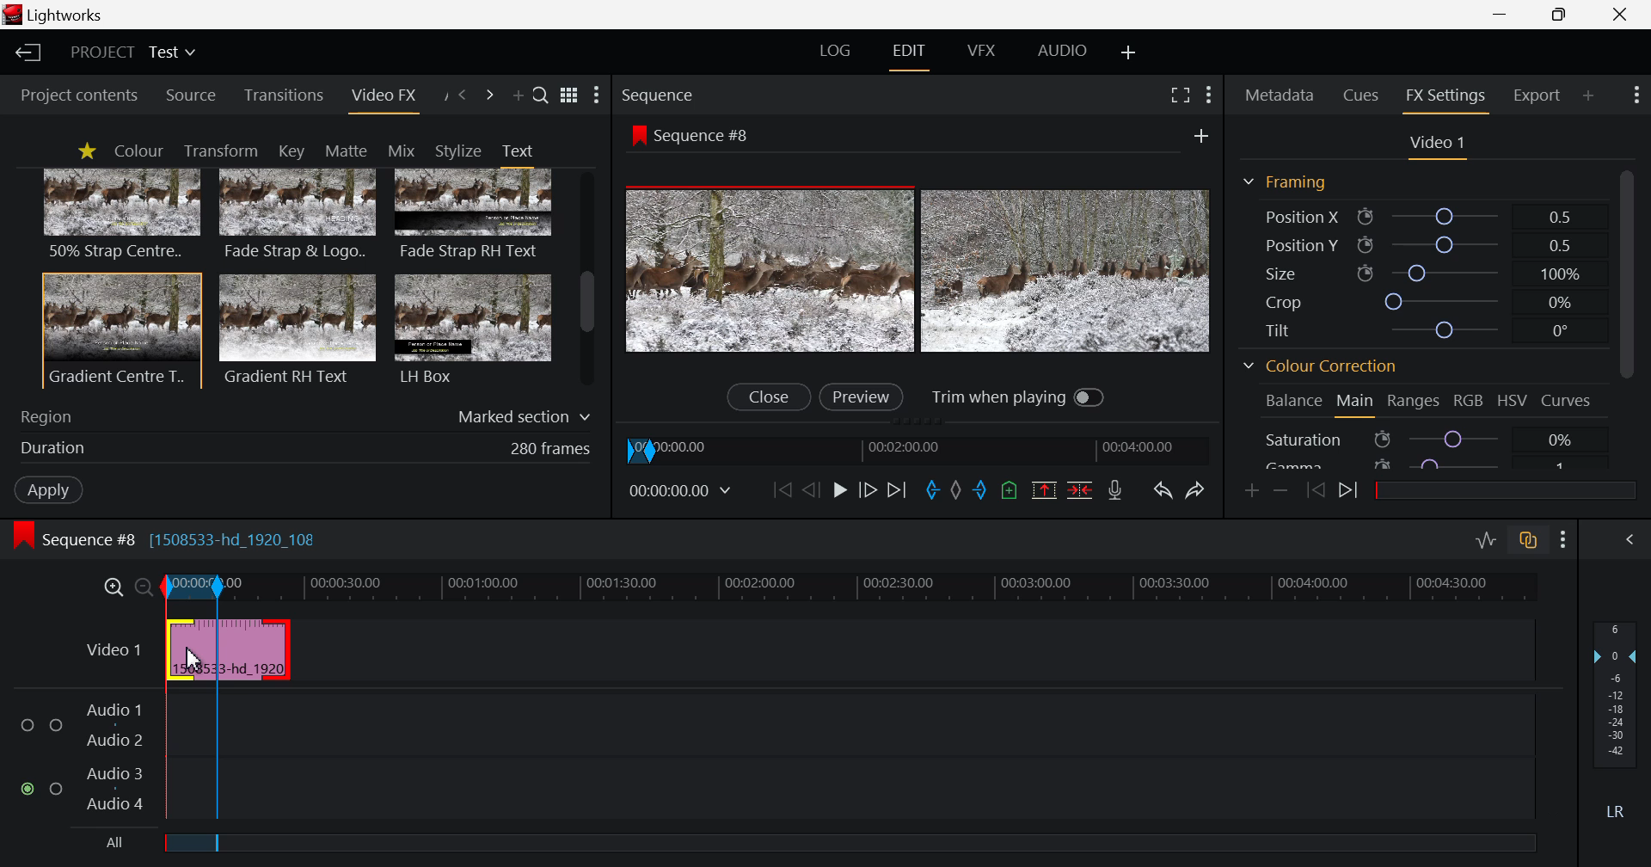 The height and width of the screenshot is (867, 1651). I want to click on DRAG_TO Cursor Position, so click(193, 656).